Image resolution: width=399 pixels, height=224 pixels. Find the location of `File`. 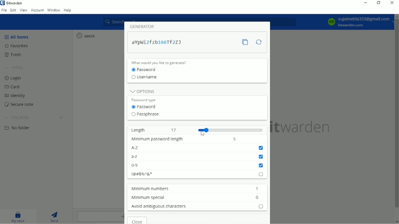

File is located at coordinates (4, 11).